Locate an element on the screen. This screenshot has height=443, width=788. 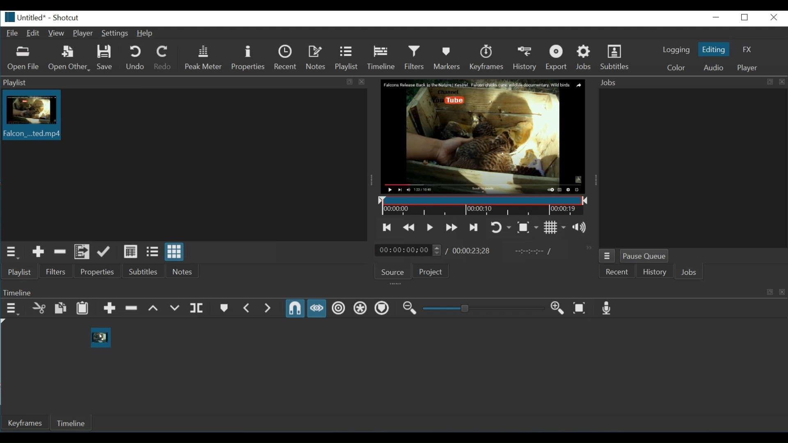
Zoom keyframe in is located at coordinates (556, 307).